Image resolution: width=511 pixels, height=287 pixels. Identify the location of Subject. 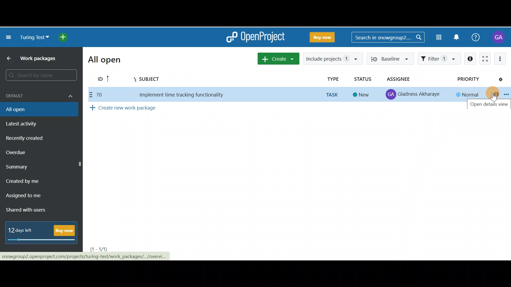
(157, 80).